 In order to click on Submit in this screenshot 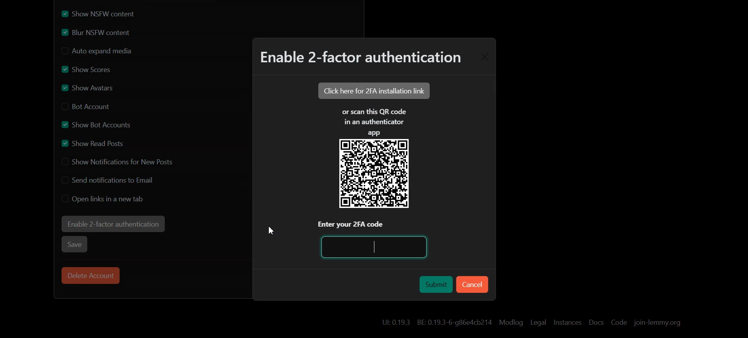, I will do `click(434, 283)`.